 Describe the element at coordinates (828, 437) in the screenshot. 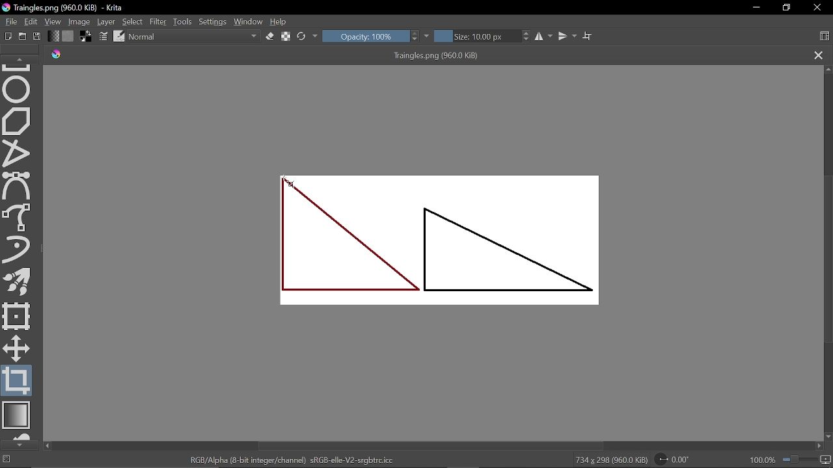

I see `Move down` at that location.